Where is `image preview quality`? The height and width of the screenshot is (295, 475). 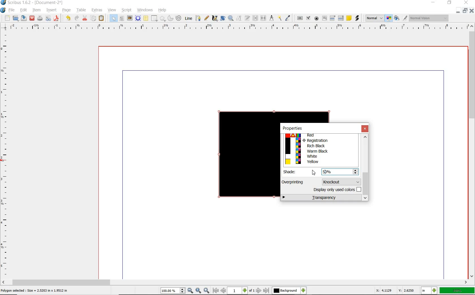
image preview quality is located at coordinates (374, 18).